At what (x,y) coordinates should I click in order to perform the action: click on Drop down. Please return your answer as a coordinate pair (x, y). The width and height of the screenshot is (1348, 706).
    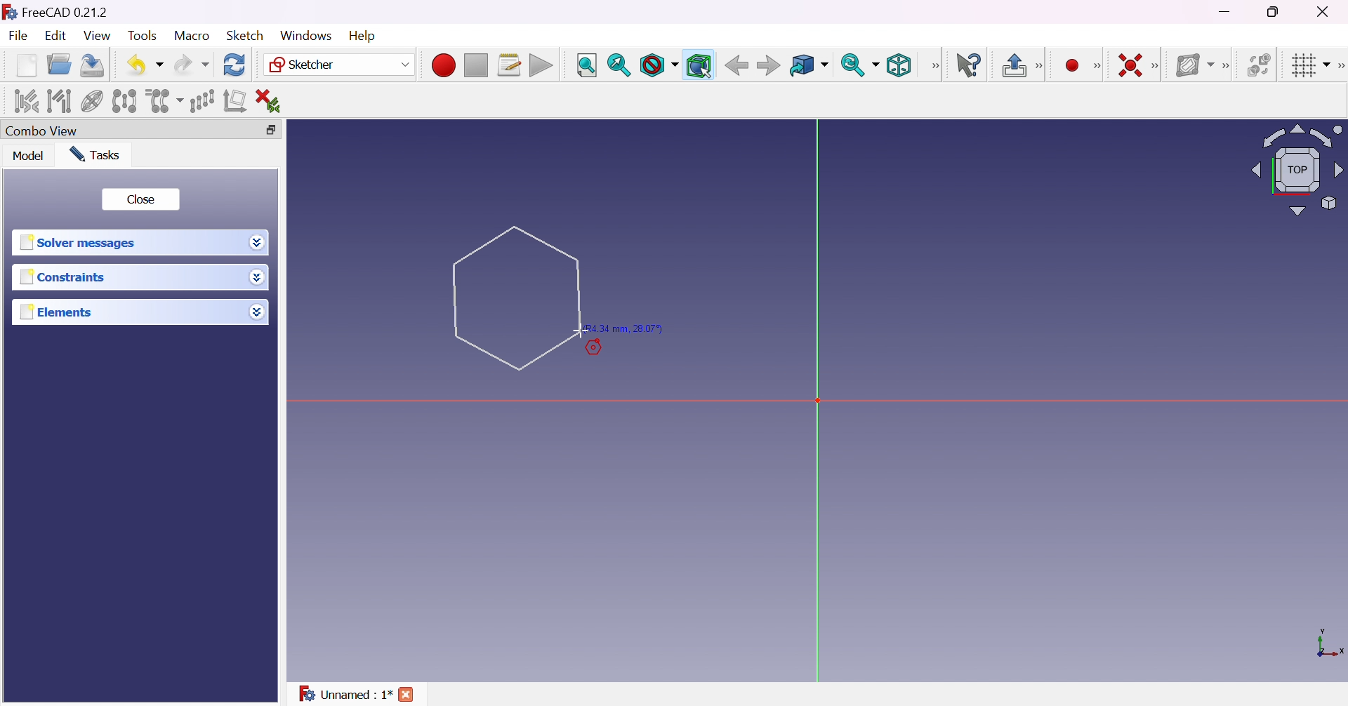
    Looking at the image, I should click on (260, 279).